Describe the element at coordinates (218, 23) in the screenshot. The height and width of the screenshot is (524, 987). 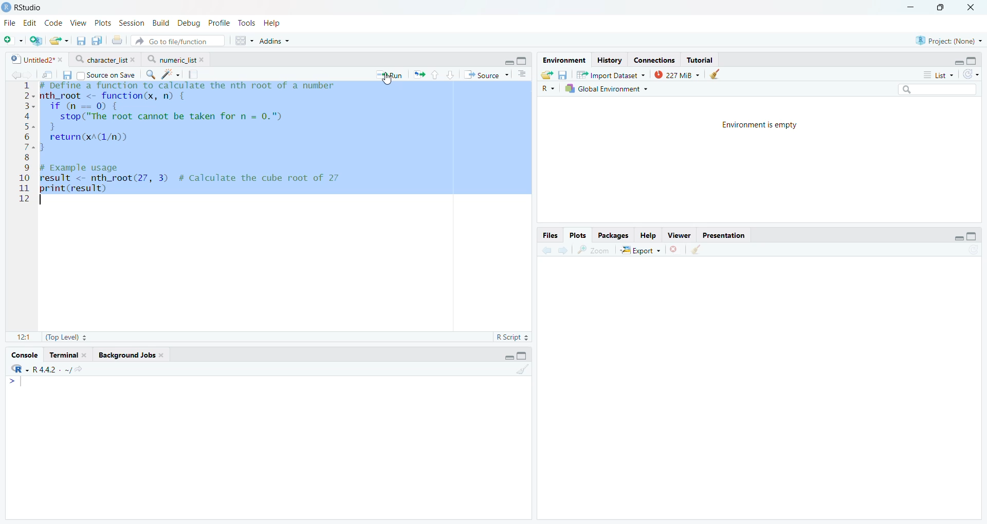
I see `Profile` at that location.